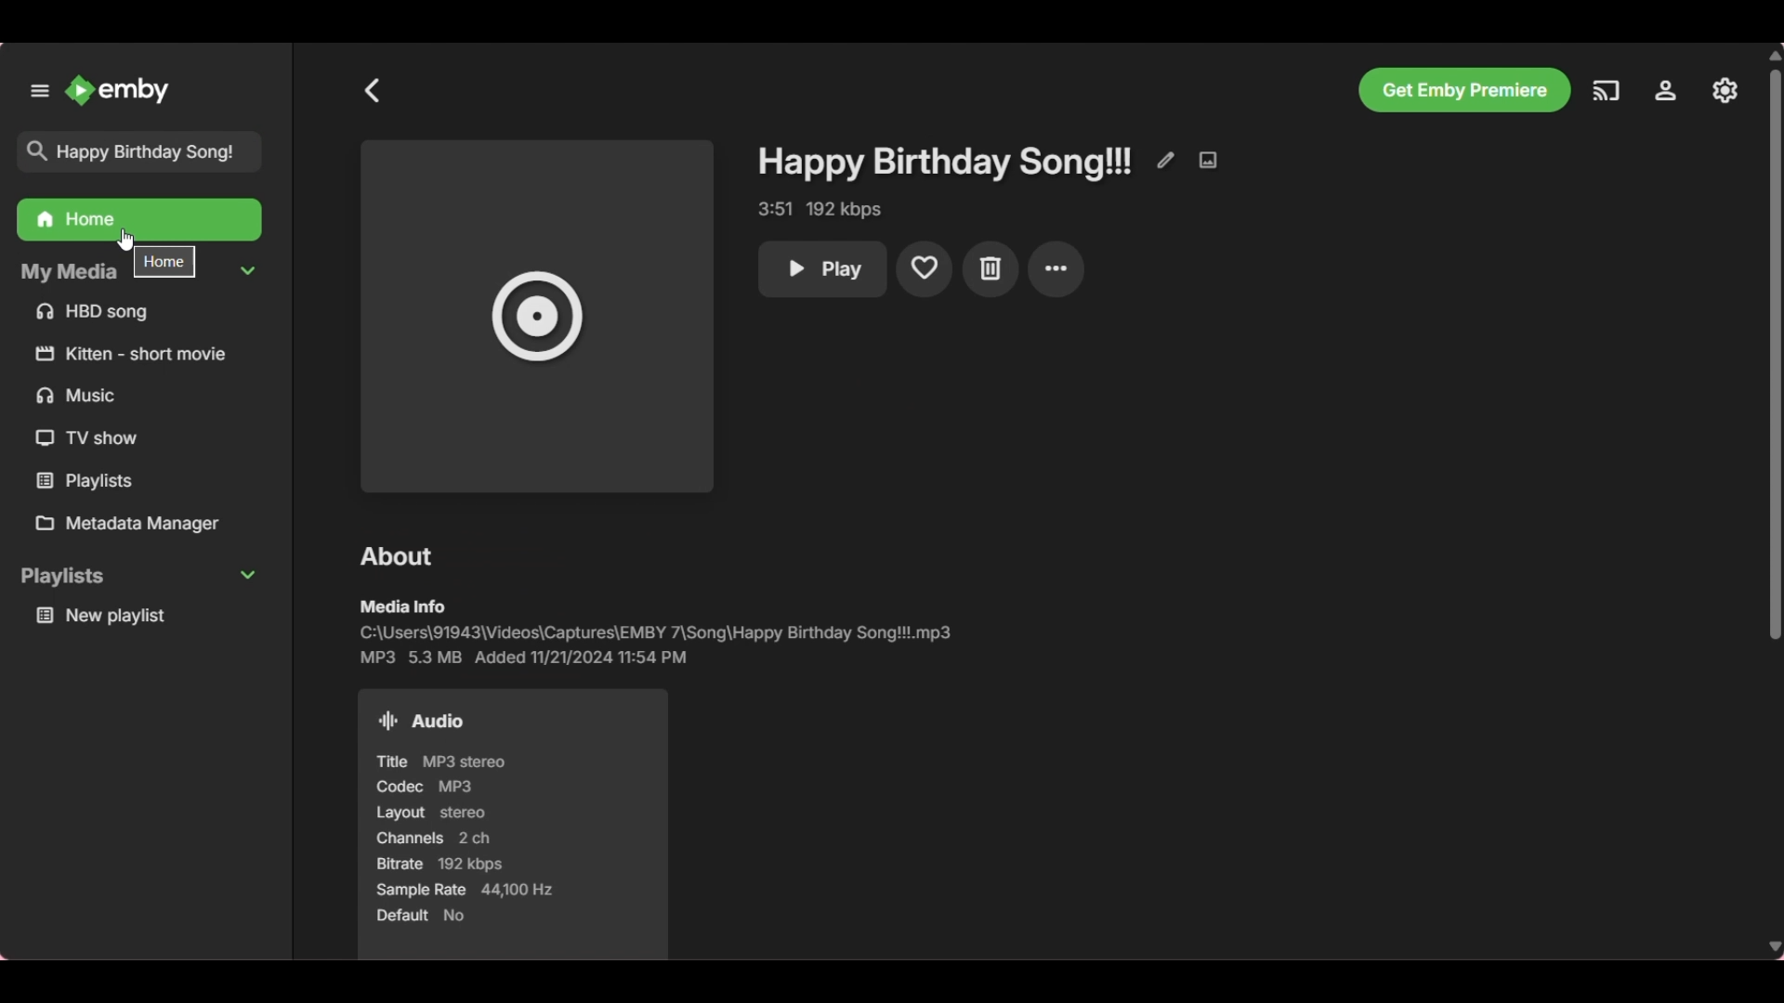 This screenshot has width=1784, height=1003. What do you see at coordinates (1778, 500) in the screenshot?
I see `Vertical slide bar` at bounding box center [1778, 500].